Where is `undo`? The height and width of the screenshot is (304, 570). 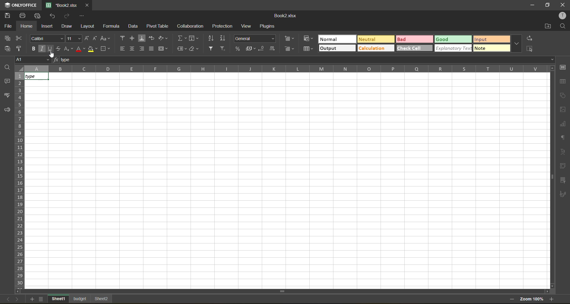
undo is located at coordinates (54, 16).